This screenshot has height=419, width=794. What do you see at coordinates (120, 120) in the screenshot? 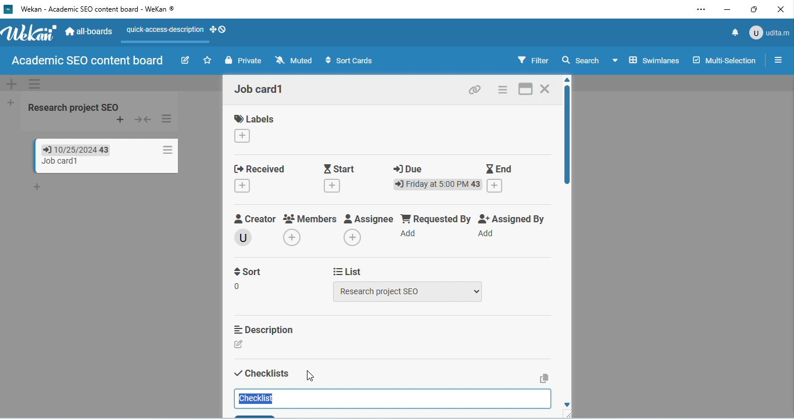
I see `add card to top of list` at bounding box center [120, 120].